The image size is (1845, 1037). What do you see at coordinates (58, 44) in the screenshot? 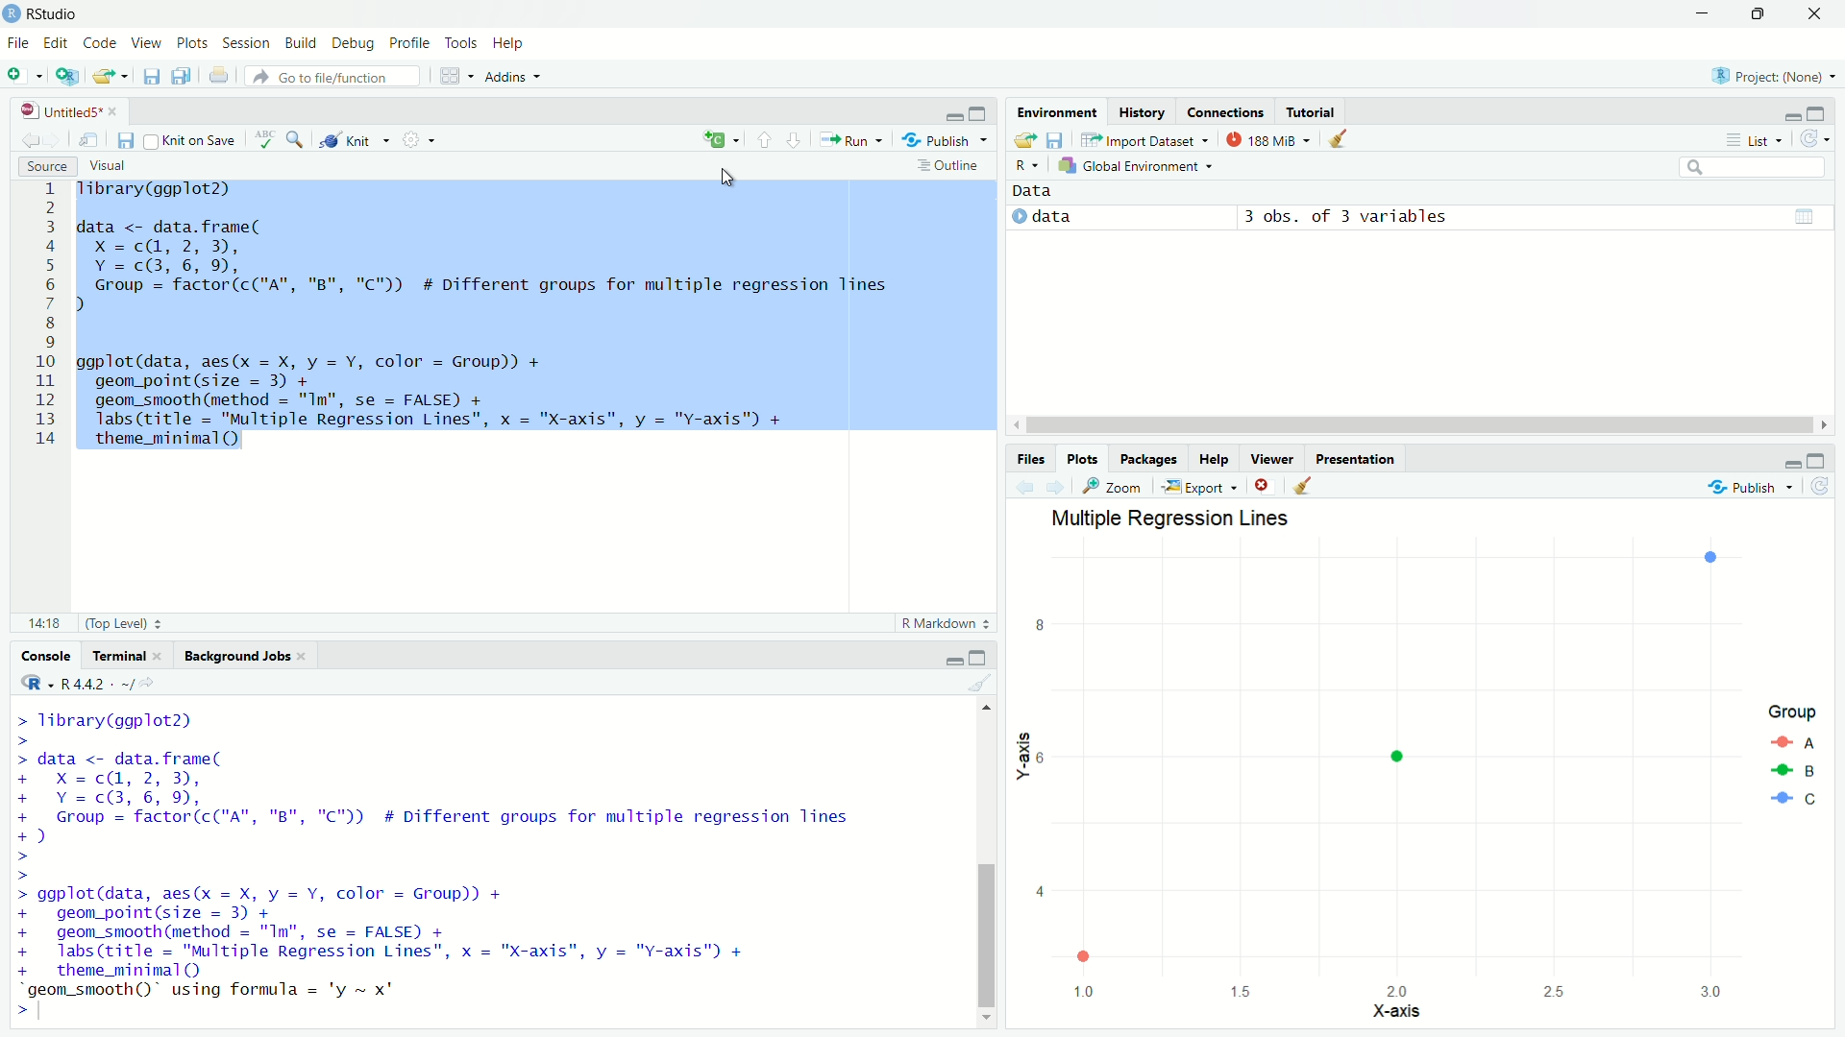
I see `Edit` at bounding box center [58, 44].